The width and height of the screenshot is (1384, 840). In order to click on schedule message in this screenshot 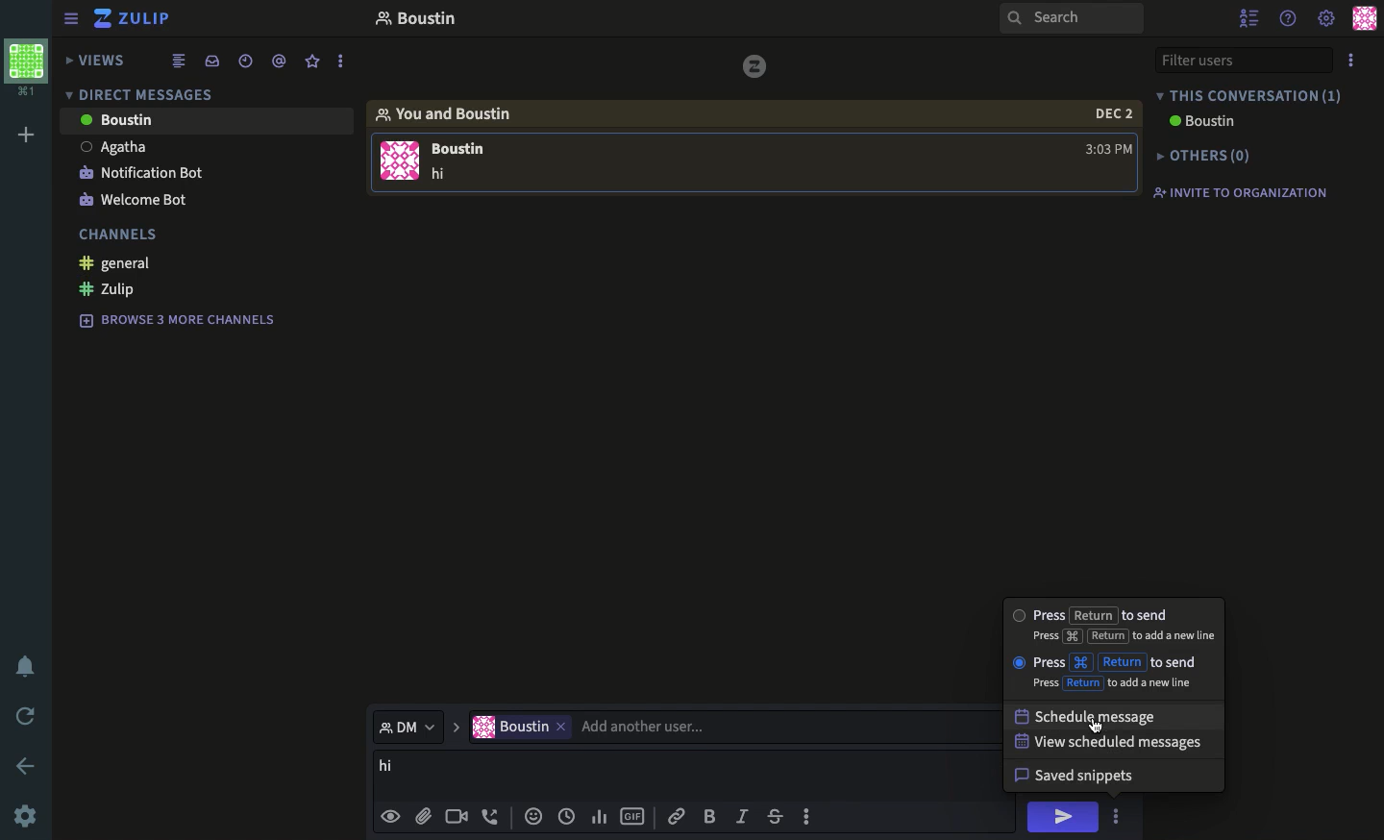, I will do `click(1091, 715)`.